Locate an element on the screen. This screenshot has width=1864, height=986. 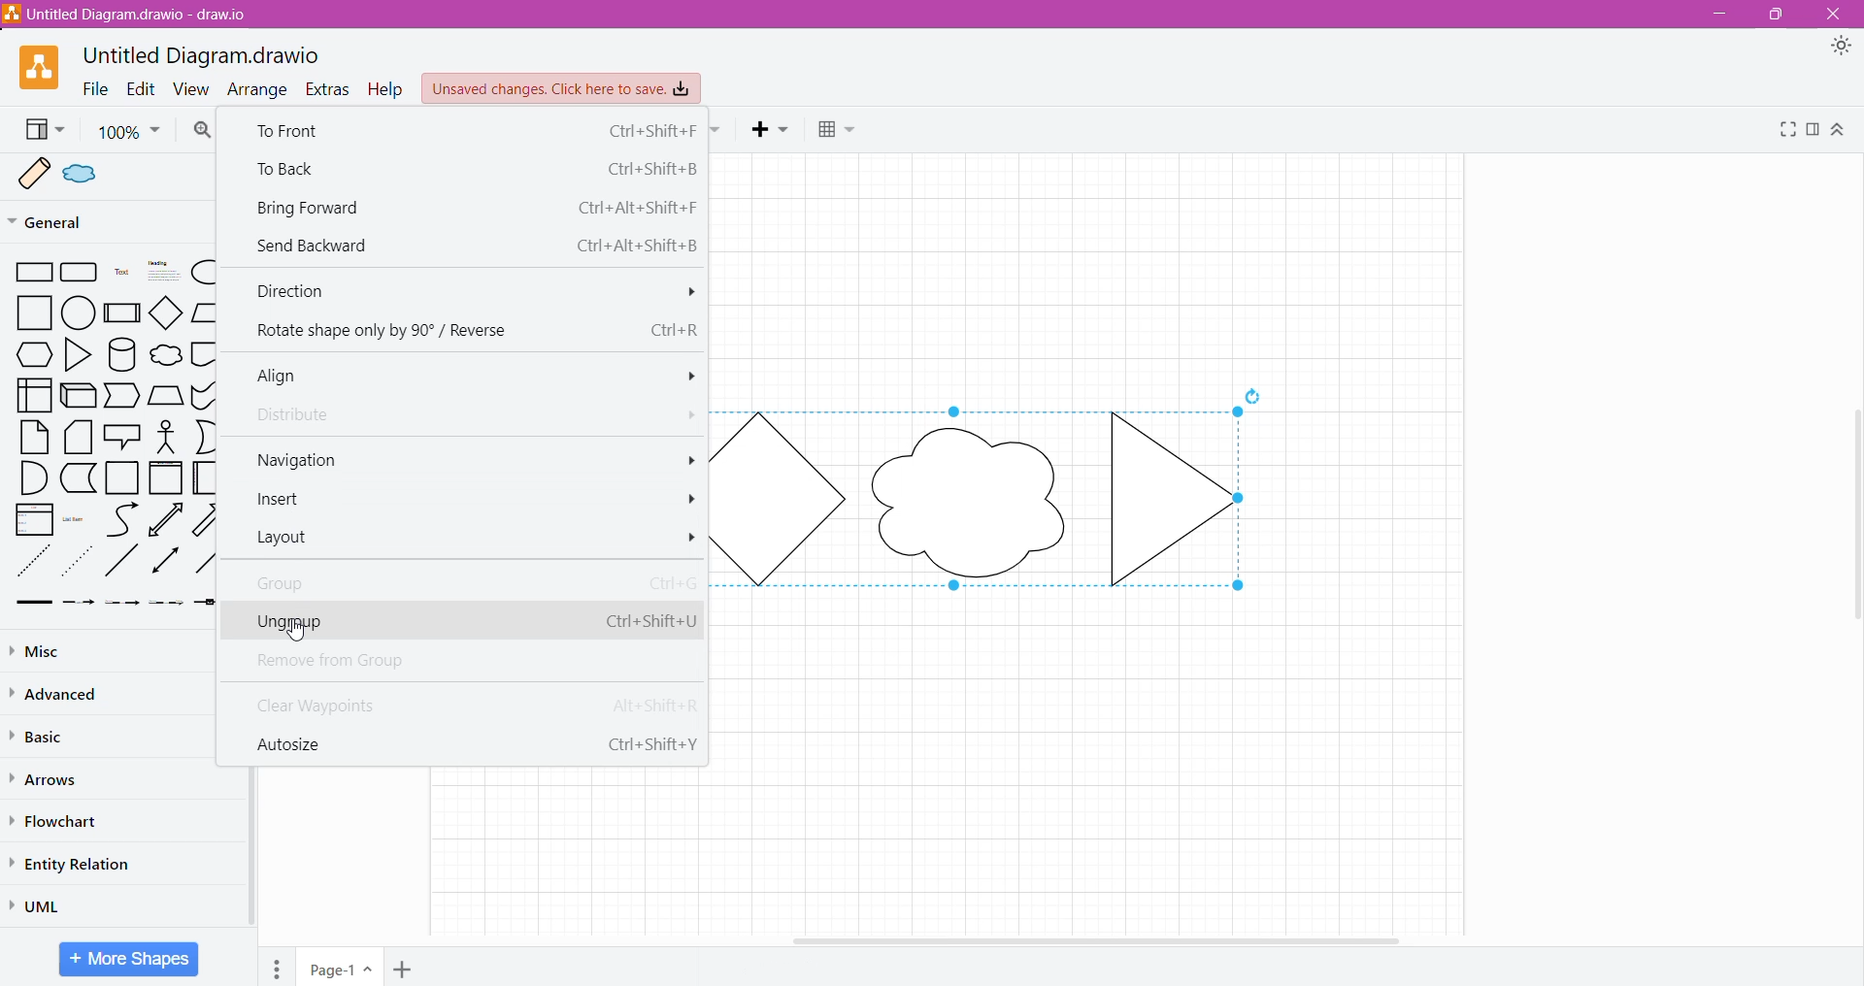
Bring Forward Ctrl+Alt+Shift+F is located at coordinates (481, 207).